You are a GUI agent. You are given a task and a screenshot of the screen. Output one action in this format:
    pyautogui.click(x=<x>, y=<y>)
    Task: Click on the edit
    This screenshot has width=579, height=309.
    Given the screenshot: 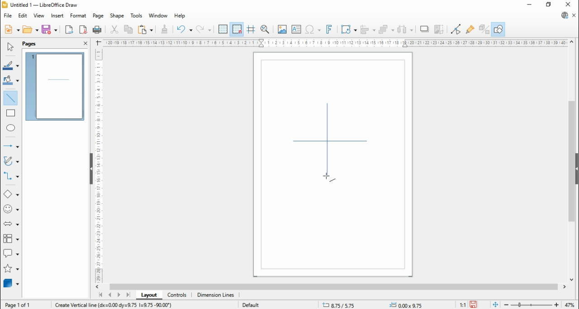 What is the action you would take?
    pyautogui.click(x=23, y=16)
    